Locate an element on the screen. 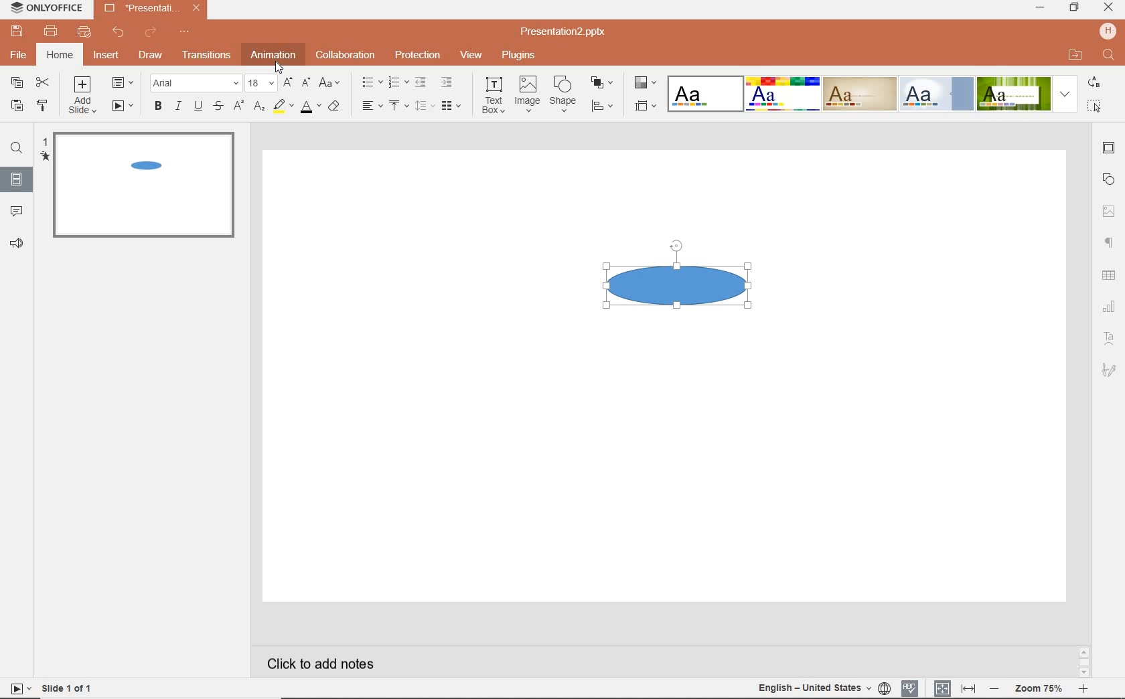 The width and height of the screenshot is (1125, 699). slide 1 of 1 is located at coordinates (50, 689).